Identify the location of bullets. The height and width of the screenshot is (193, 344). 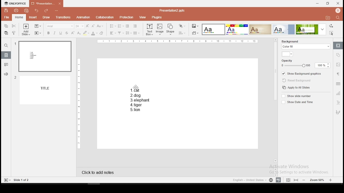
(113, 26).